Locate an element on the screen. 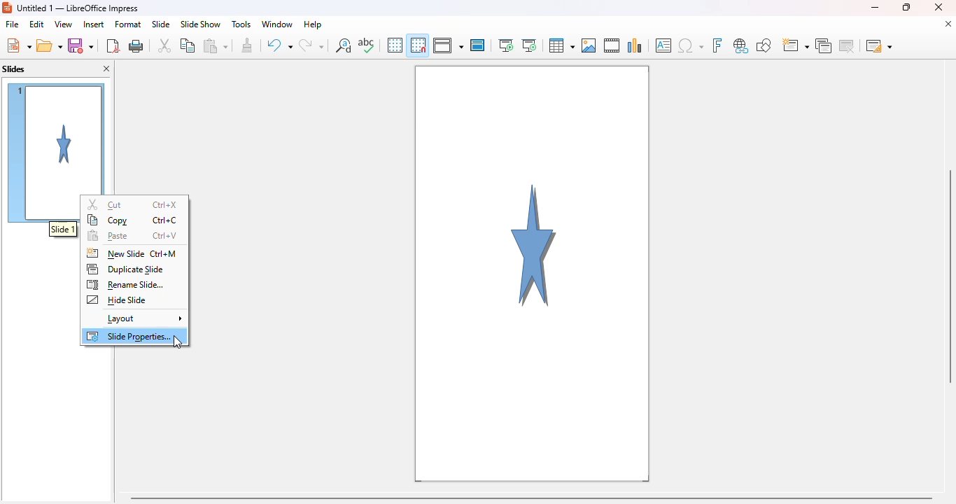 This screenshot has height=504, width=956. find and replace is located at coordinates (344, 45).